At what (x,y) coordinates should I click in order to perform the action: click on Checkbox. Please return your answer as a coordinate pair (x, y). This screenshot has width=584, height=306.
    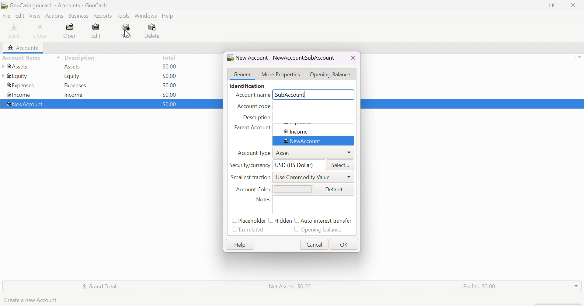
    Looking at the image, I should click on (233, 230).